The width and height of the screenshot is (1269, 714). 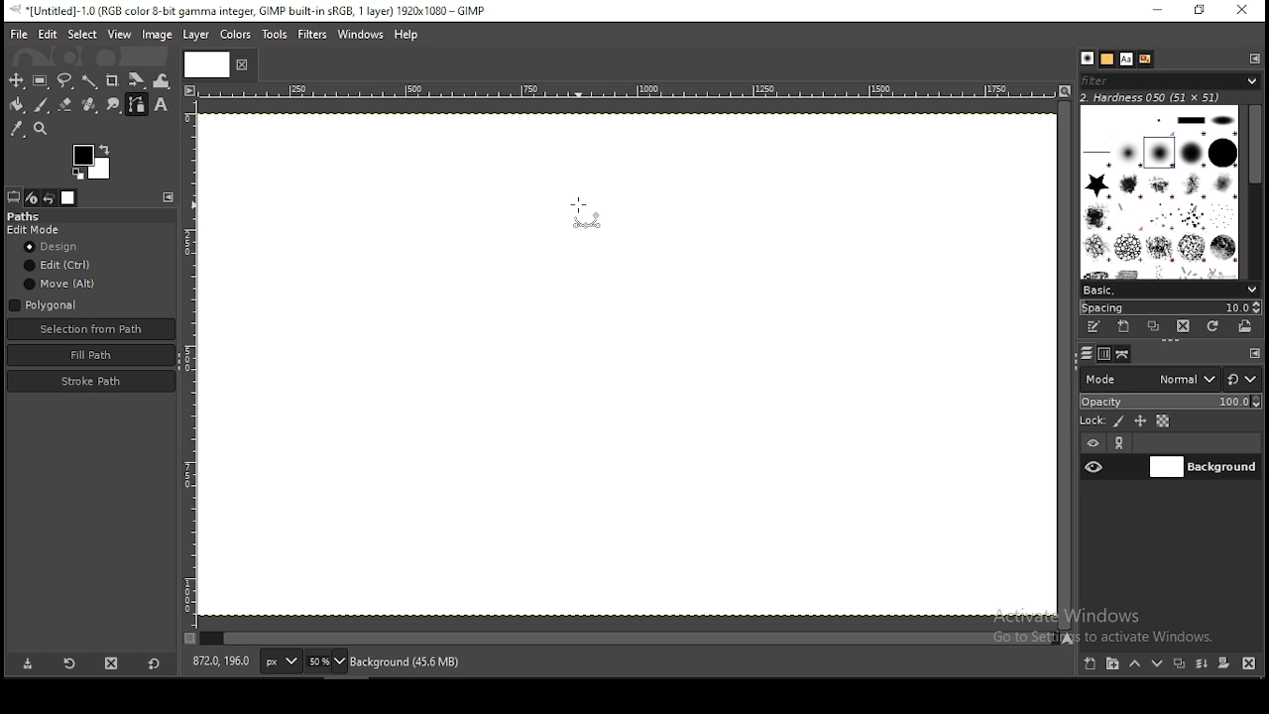 What do you see at coordinates (89, 329) in the screenshot?
I see `selection from path` at bounding box center [89, 329].